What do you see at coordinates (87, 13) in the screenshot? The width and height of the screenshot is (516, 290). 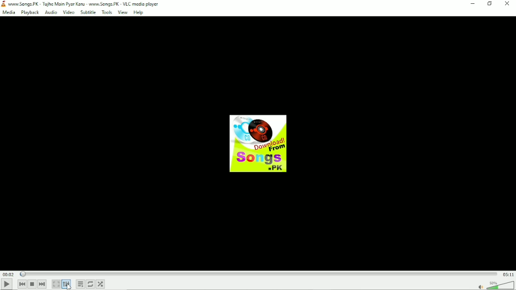 I see `Subtitle` at bounding box center [87, 13].